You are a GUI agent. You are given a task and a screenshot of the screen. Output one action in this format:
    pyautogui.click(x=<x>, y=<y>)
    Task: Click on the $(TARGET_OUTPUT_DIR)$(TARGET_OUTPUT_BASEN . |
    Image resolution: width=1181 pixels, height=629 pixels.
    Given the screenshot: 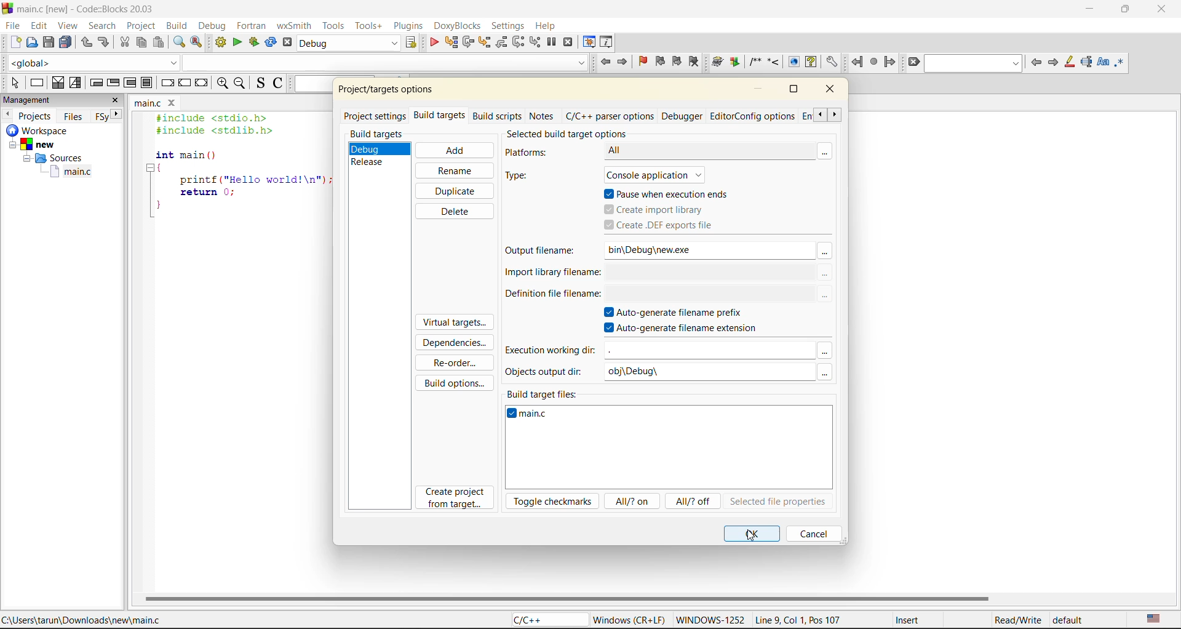 What is the action you would take?
    pyautogui.click(x=708, y=295)
    